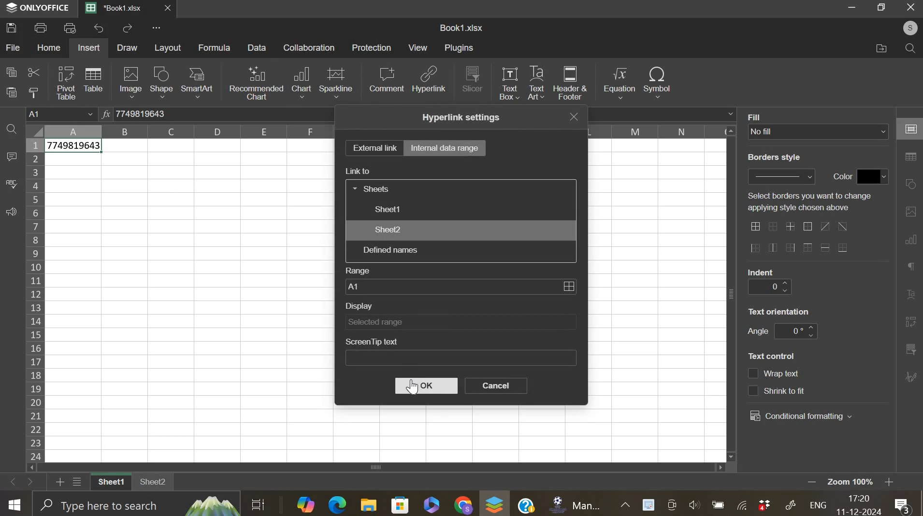  I want to click on feedback, so click(11, 212).